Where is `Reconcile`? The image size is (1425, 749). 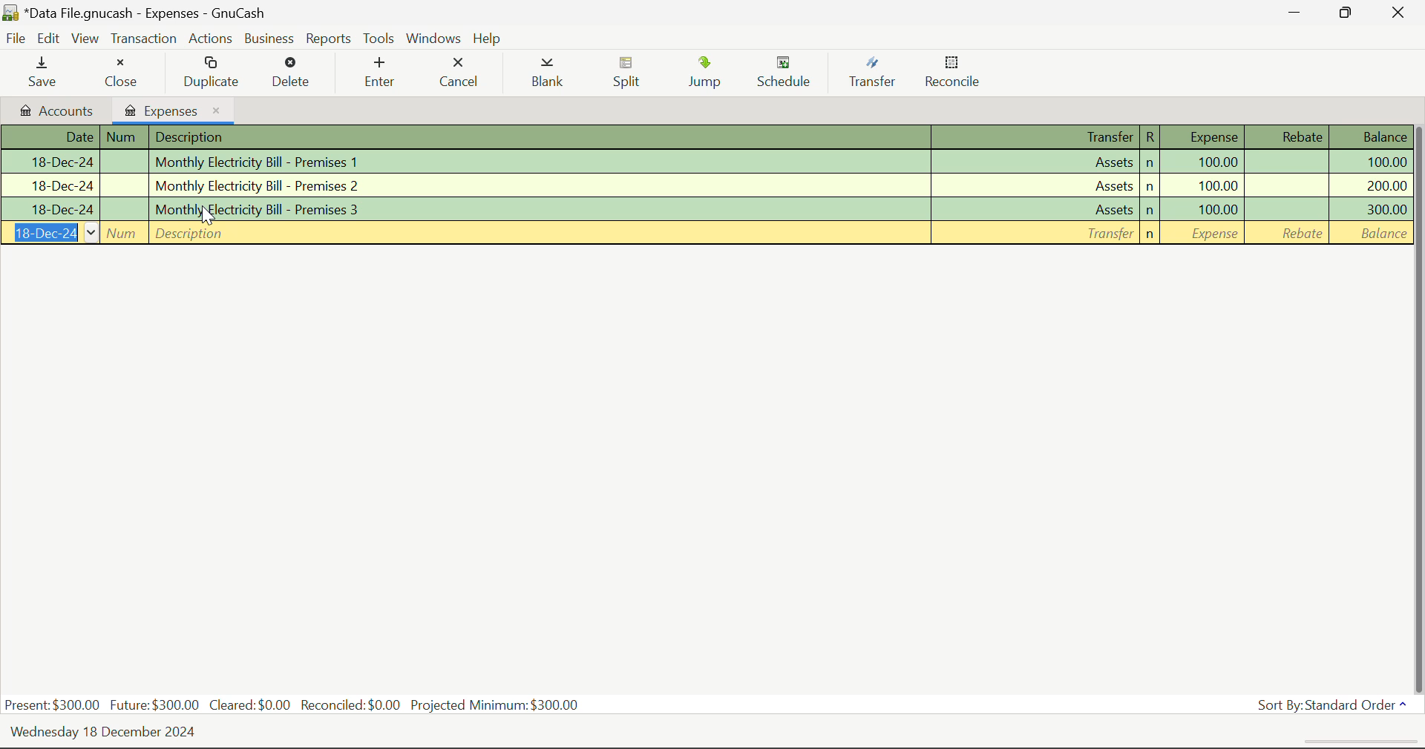 Reconcile is located at coordinates (959, 75).